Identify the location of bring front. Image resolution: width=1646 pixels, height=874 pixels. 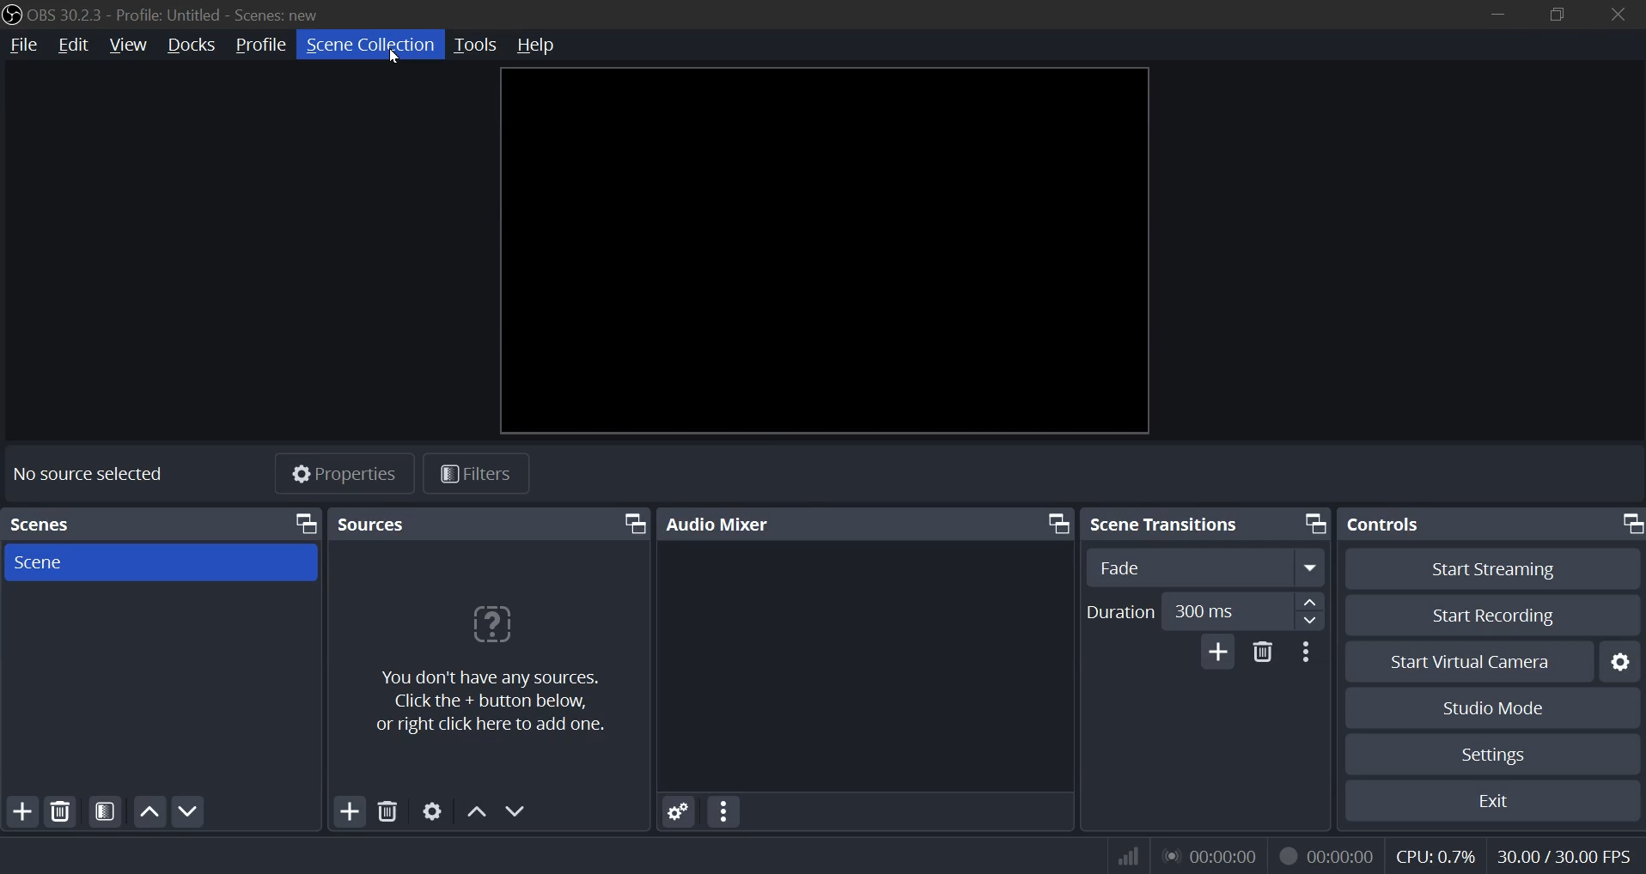
(1312, 523).